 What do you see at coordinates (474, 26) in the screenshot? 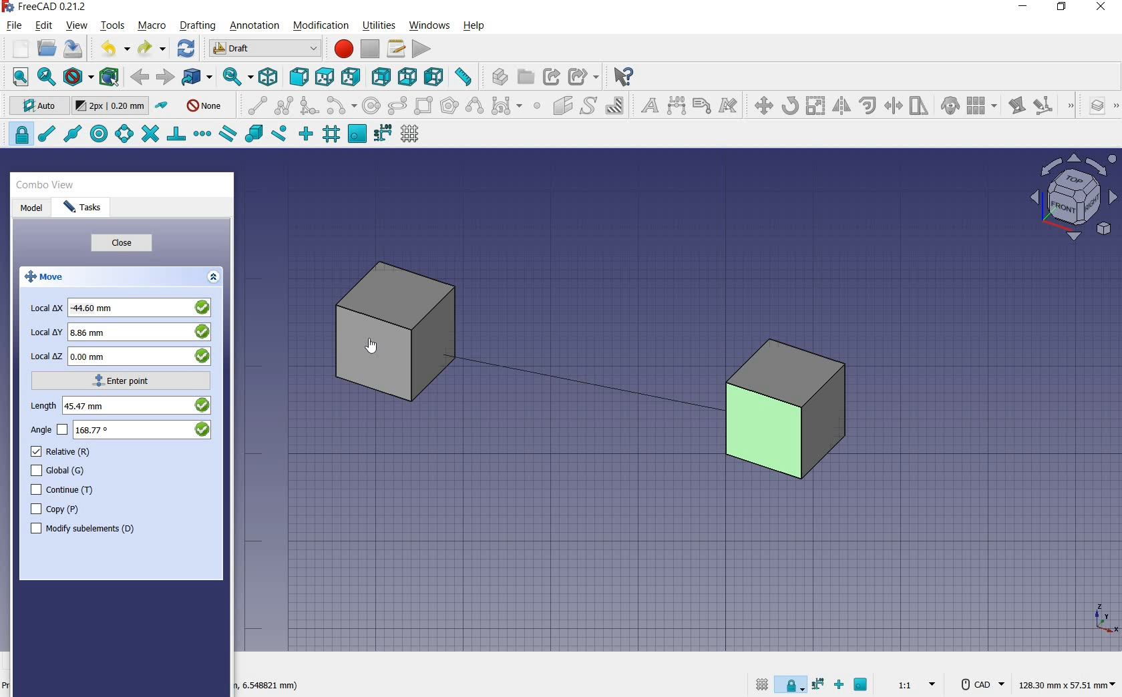
I see `help` at bounding box center [474, 26].